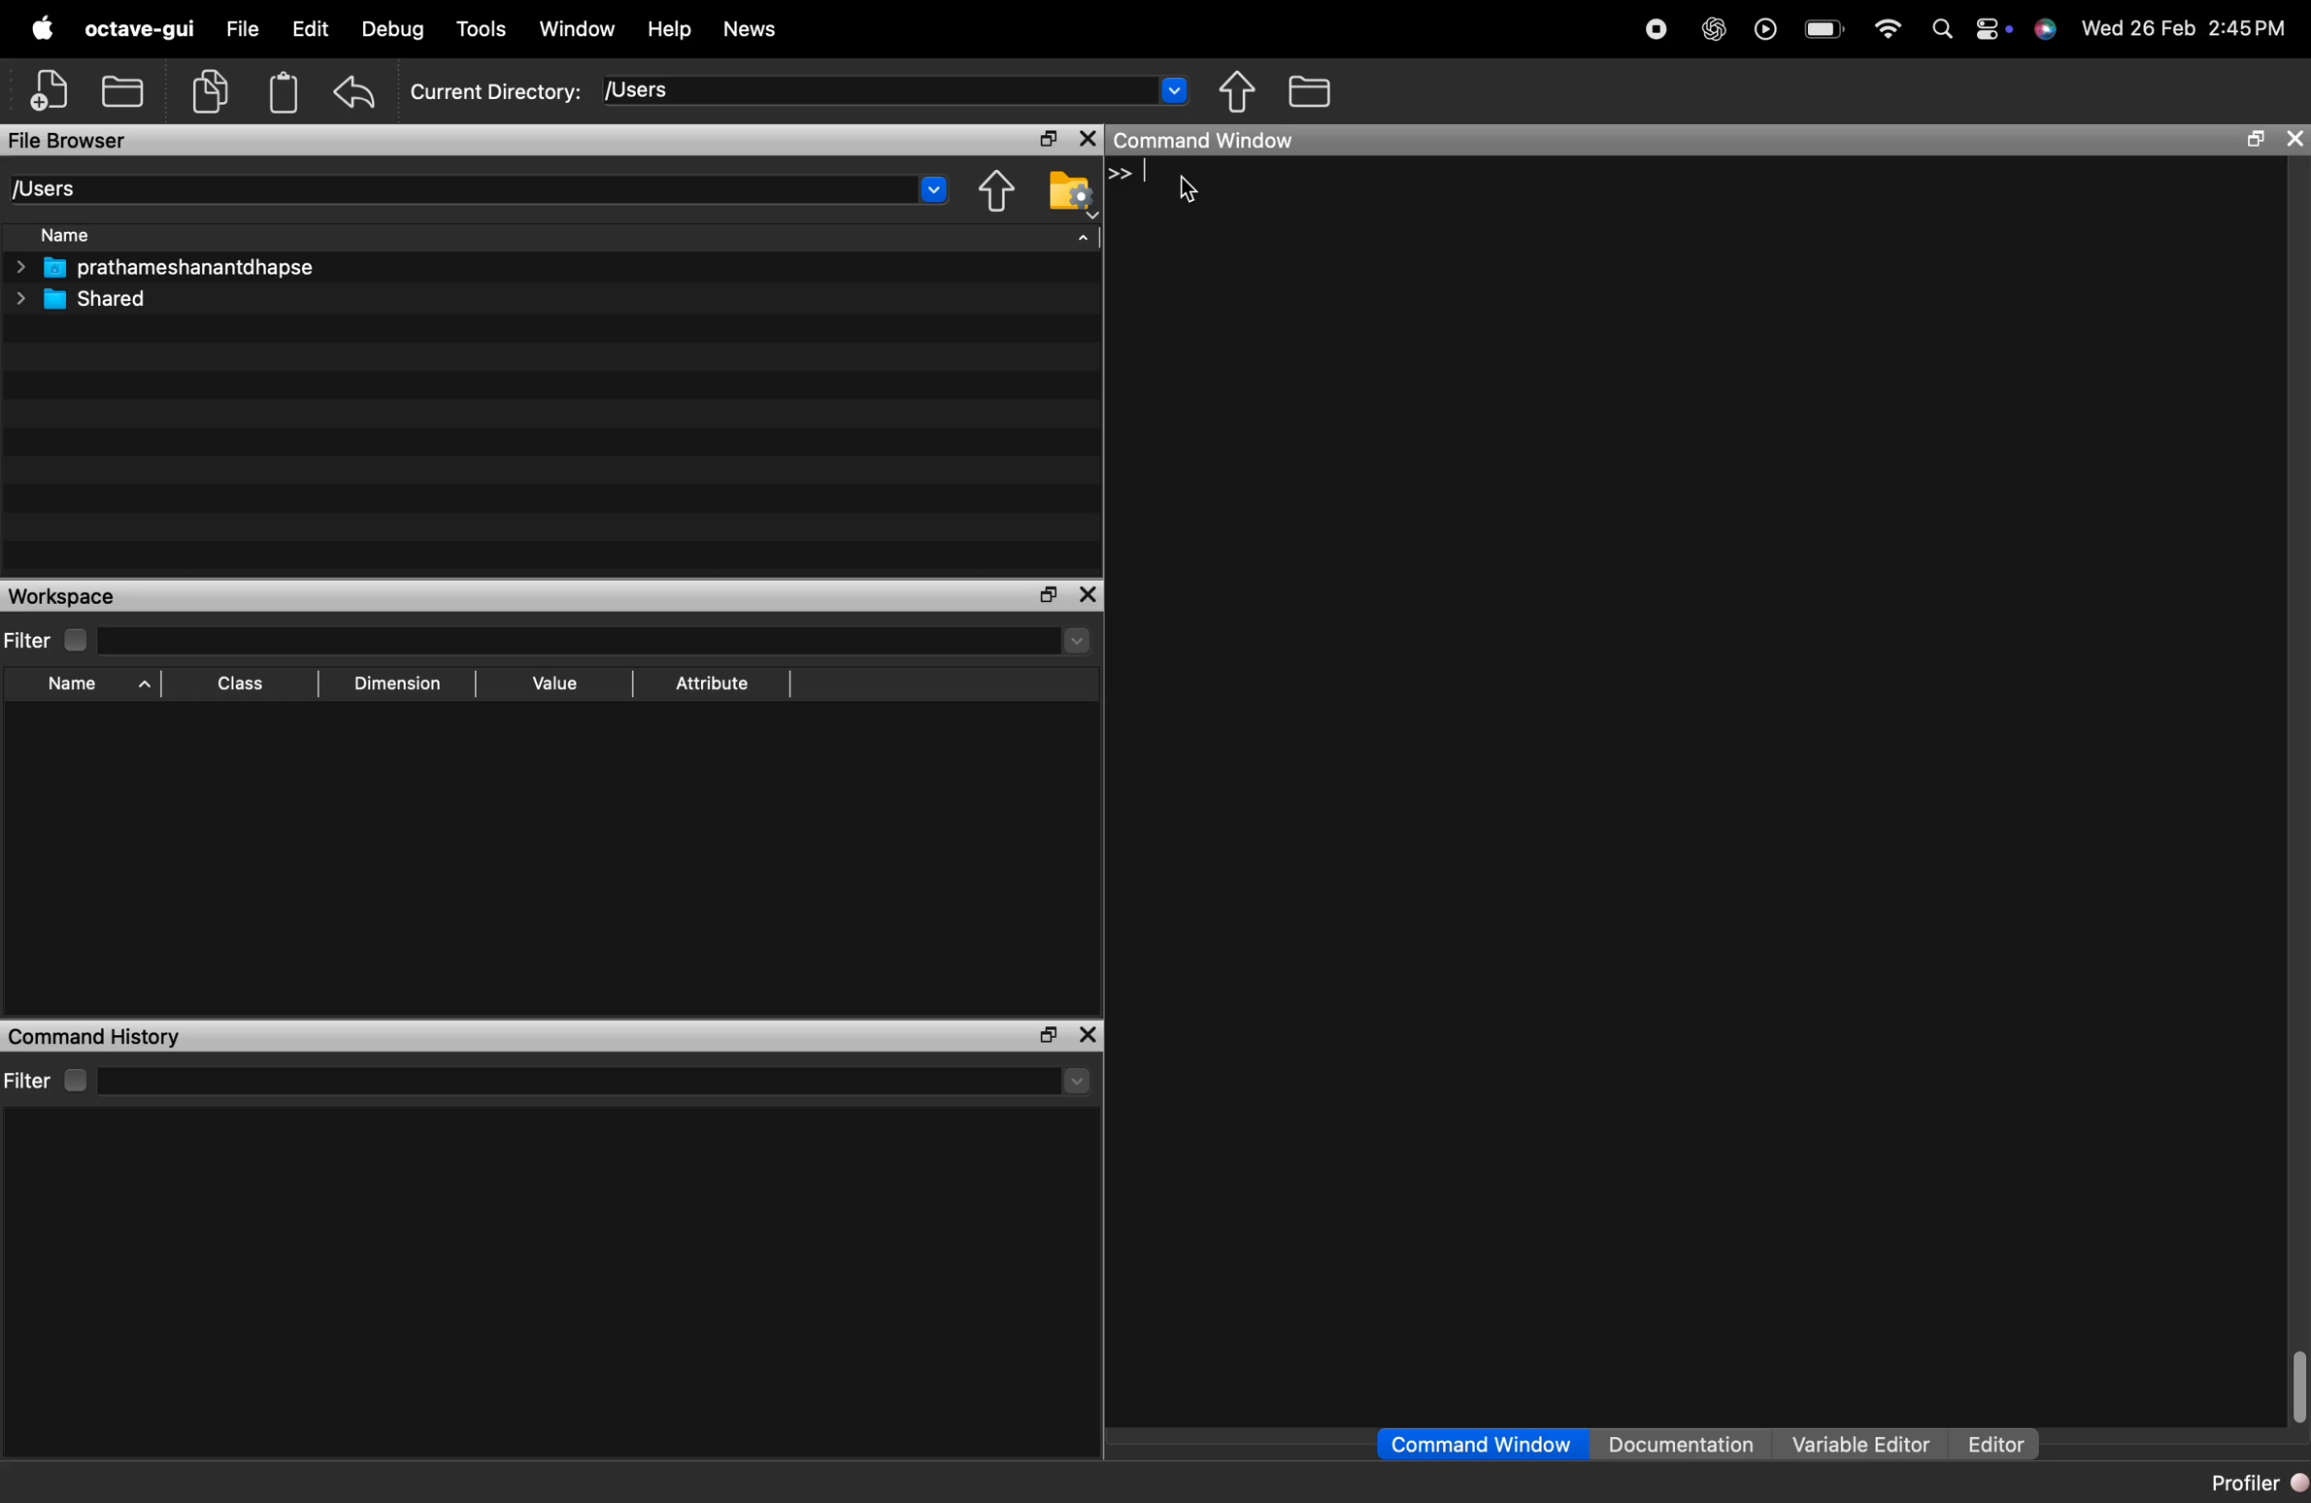 Image resolution: width=2311 pixels, height=1503 pixels. Describe the element at coordinates (1214, 142) in the screenshot. I see `Command Window` at that location.